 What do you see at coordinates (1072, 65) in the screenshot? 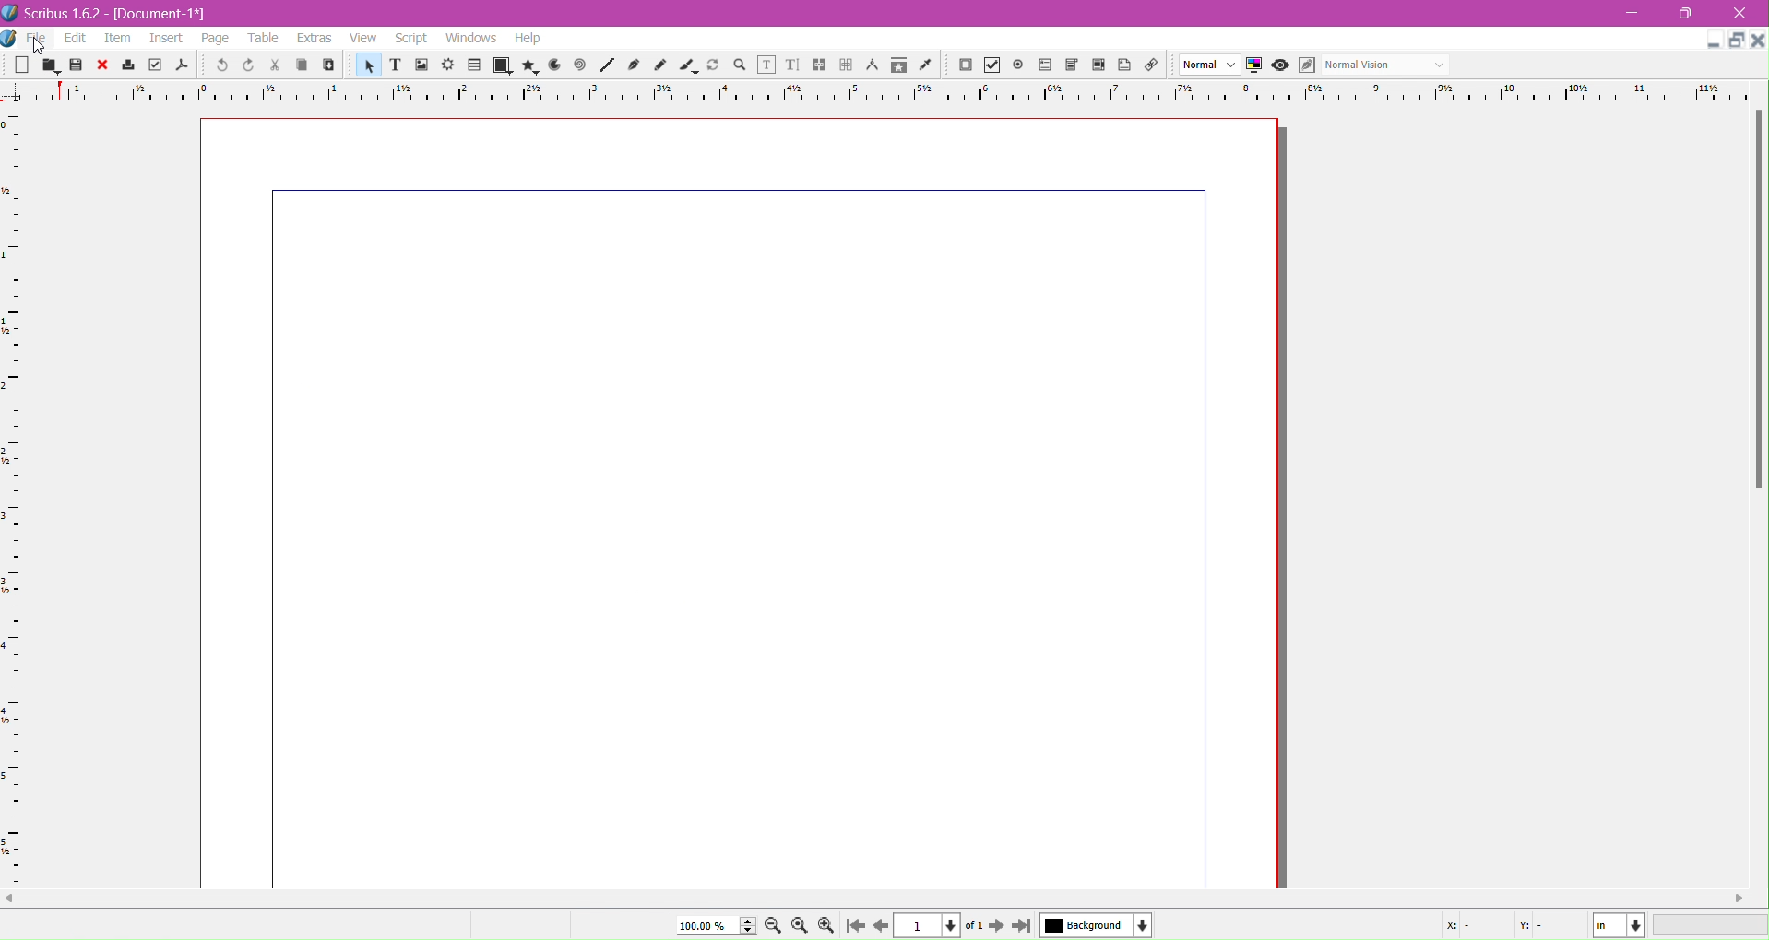
I see `pdf list box` at bounding box center [1072, 65].